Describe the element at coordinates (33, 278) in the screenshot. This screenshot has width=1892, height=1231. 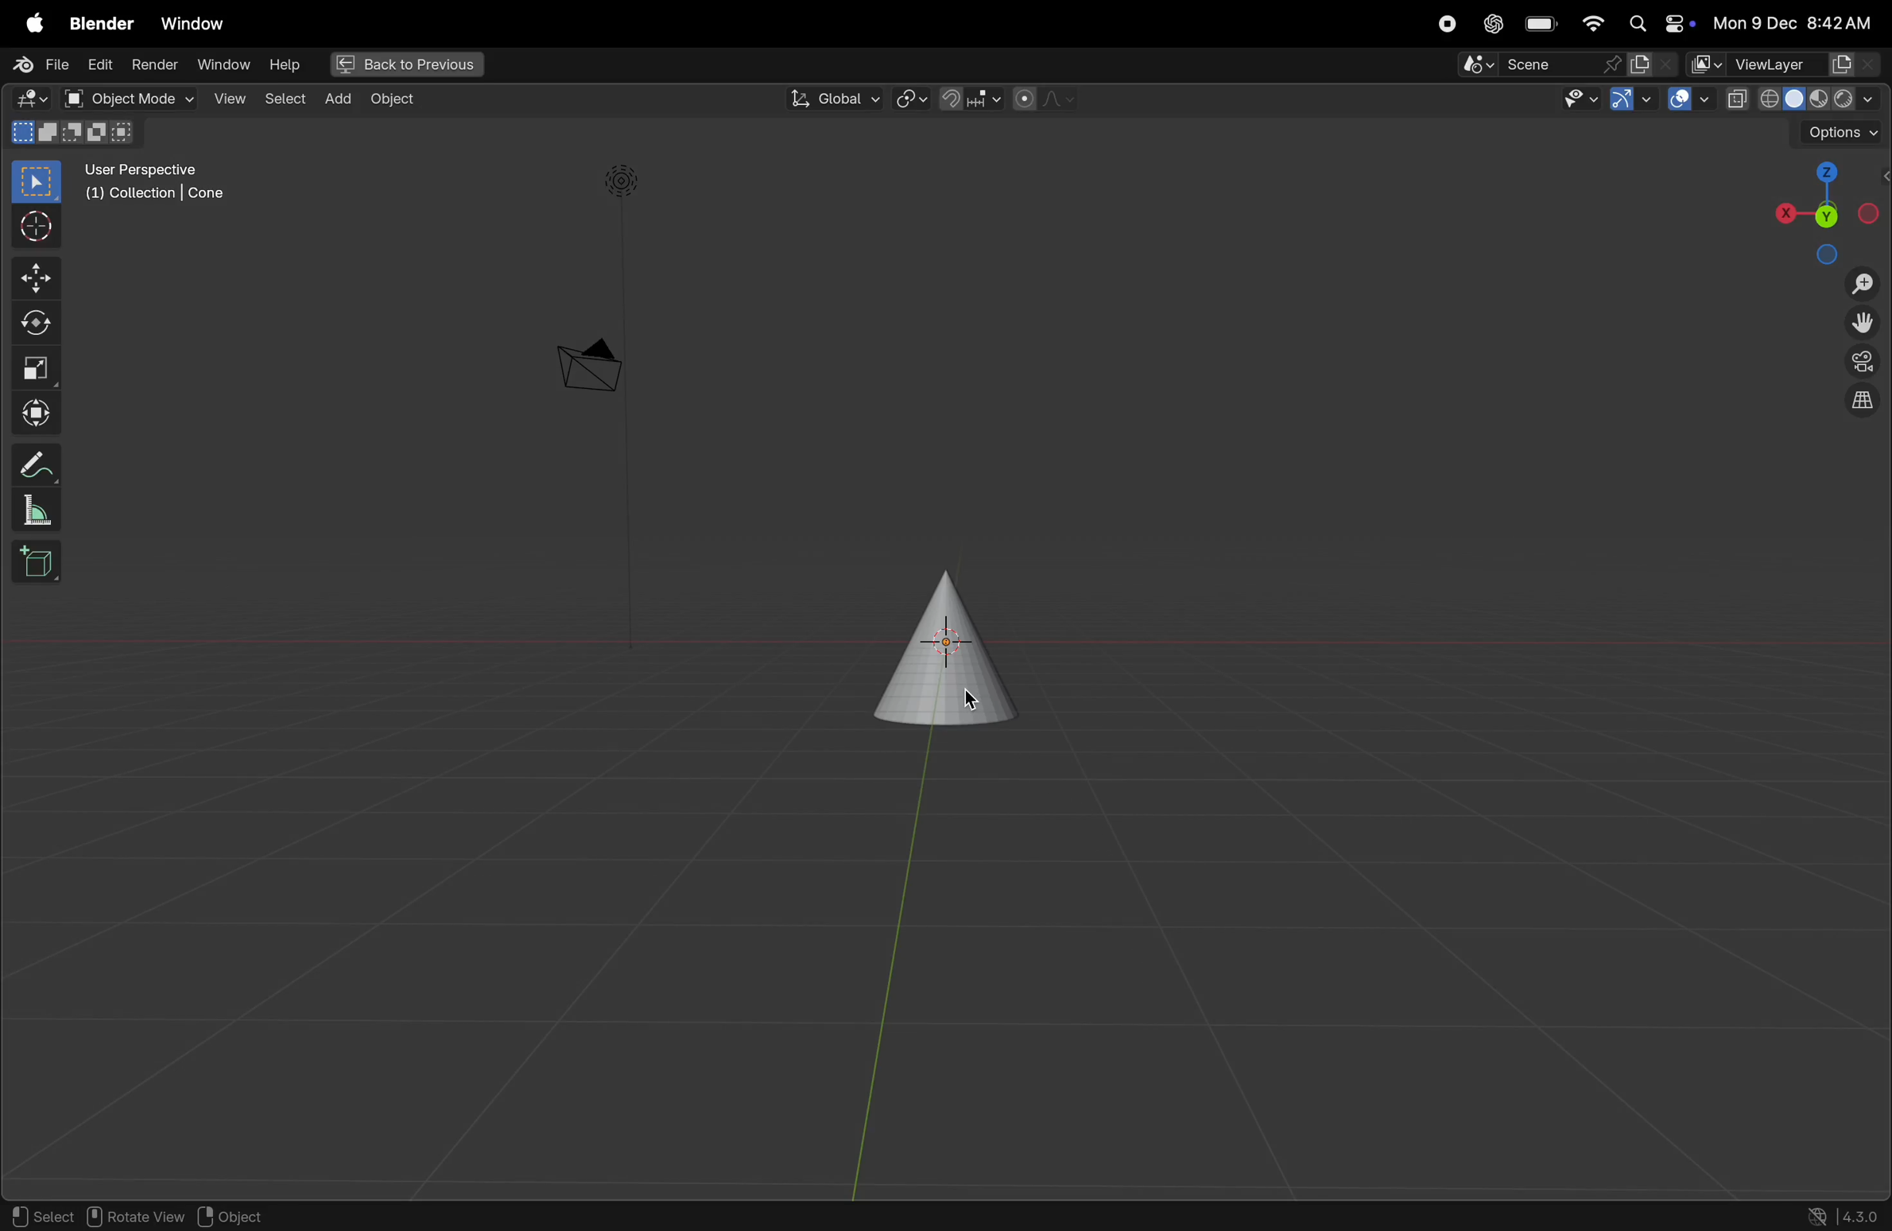
I see `move` at that location.